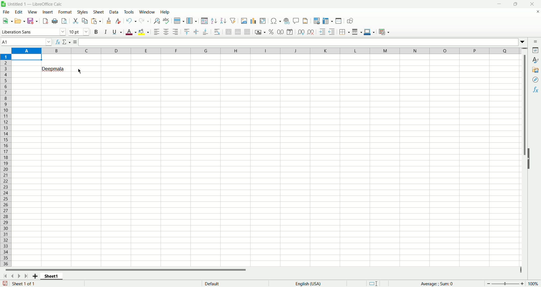 Image resolution: width=541 pixels, height=287 pixels. I want to click on Styles, so click(535, 60).